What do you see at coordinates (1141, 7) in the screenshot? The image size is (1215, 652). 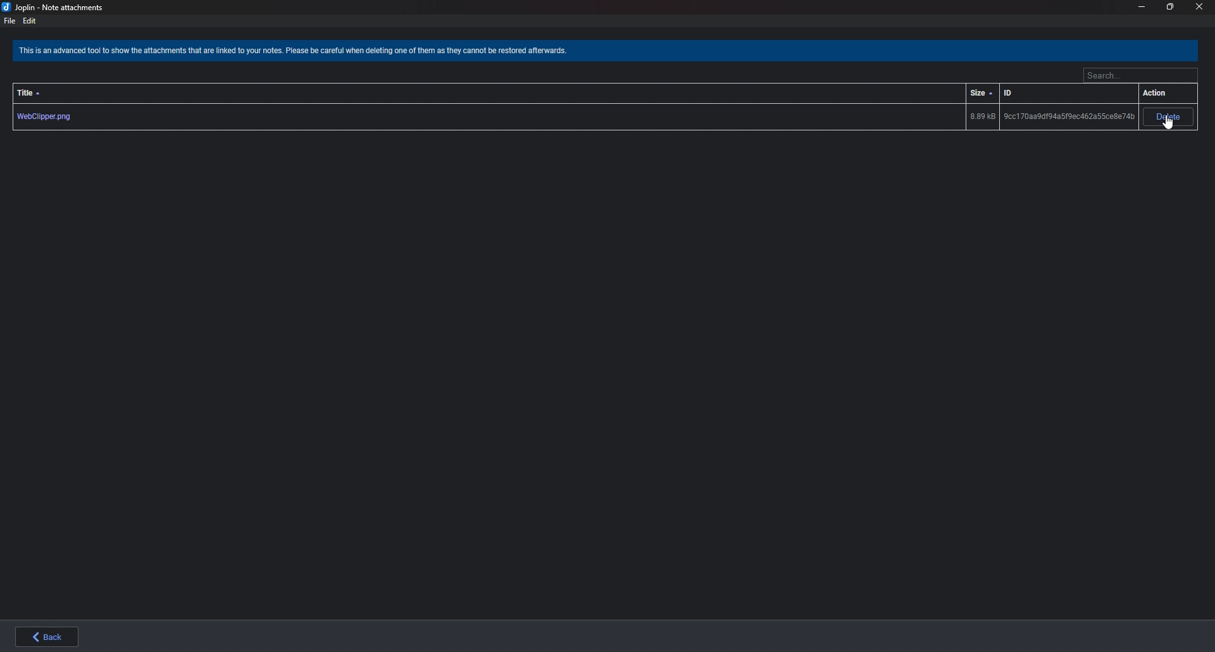 I see `Minimize` at bounding box center [1141, 7].